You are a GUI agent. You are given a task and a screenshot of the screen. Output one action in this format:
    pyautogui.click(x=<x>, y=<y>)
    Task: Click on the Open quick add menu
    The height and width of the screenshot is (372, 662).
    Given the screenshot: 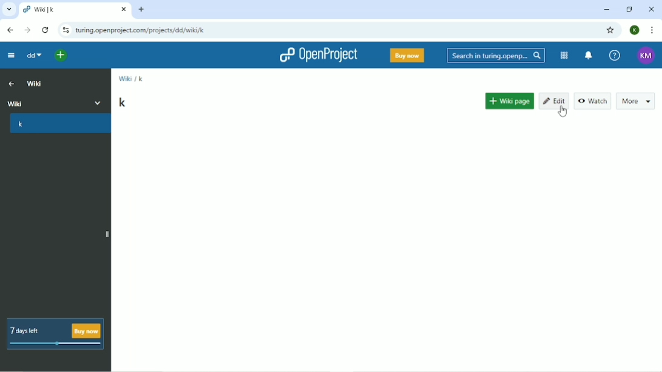 What is the action you would take?
    pyautogui.click(x=59, y=55)
    